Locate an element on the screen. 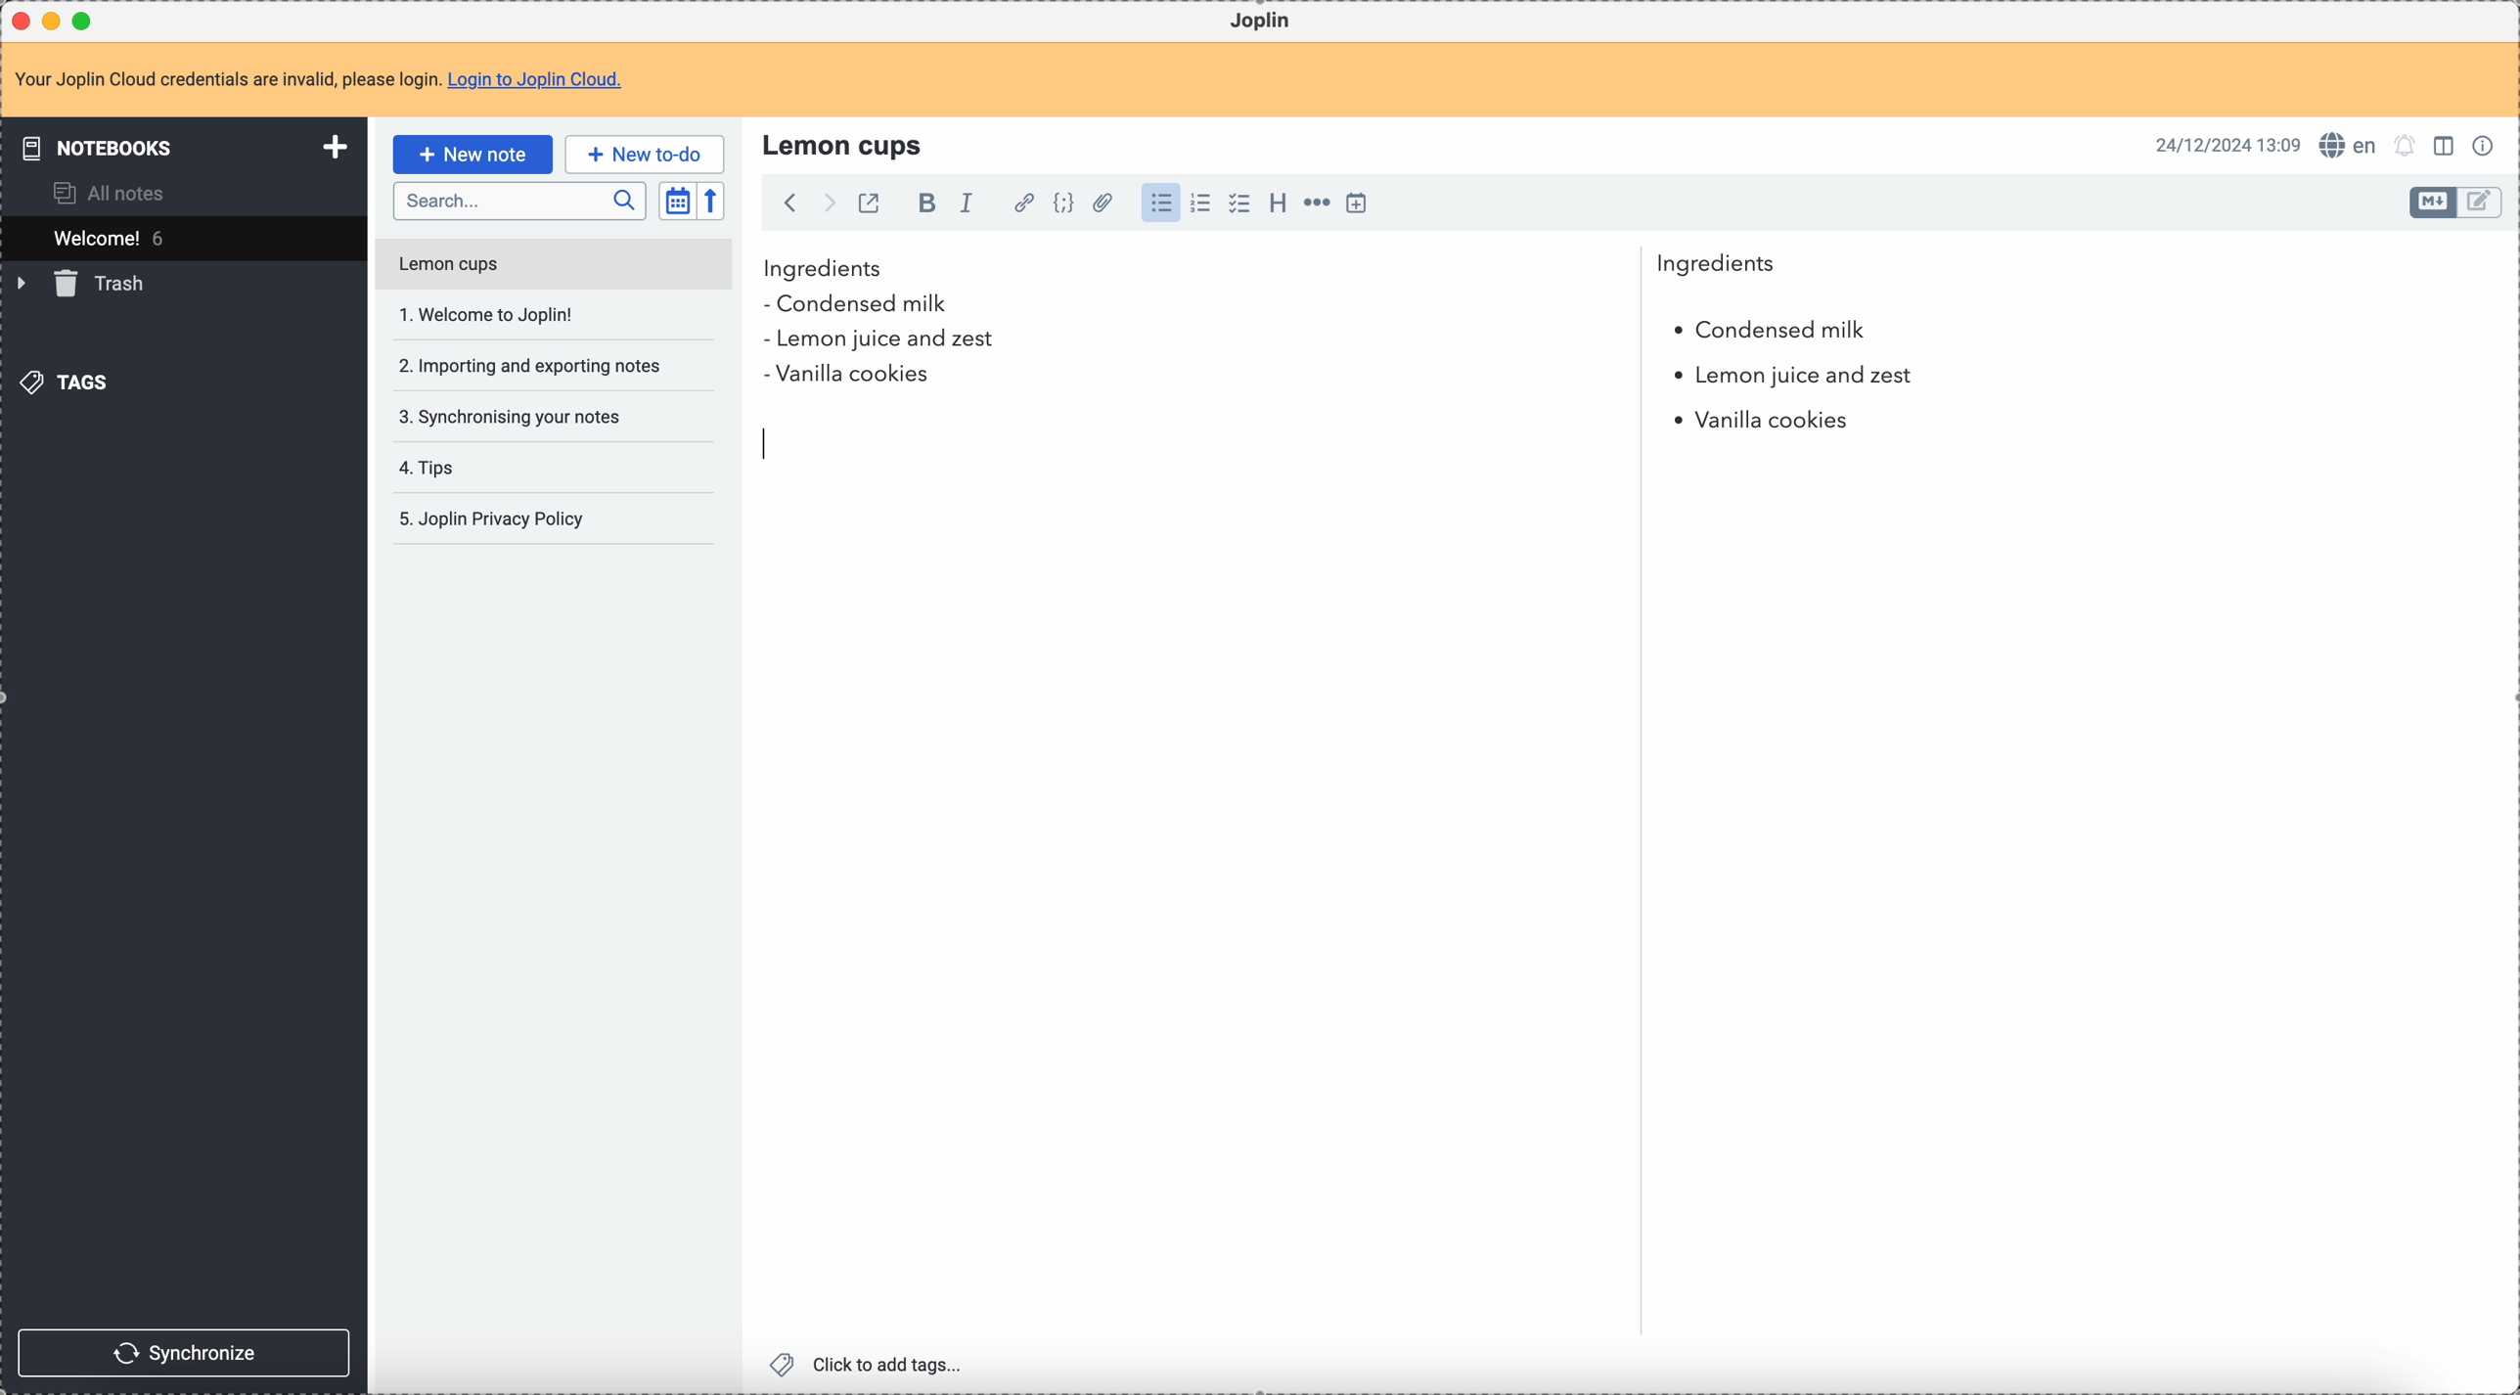 This screenshot has height=1395, width=2520. condensed milk is located at coordinates (863, 305).